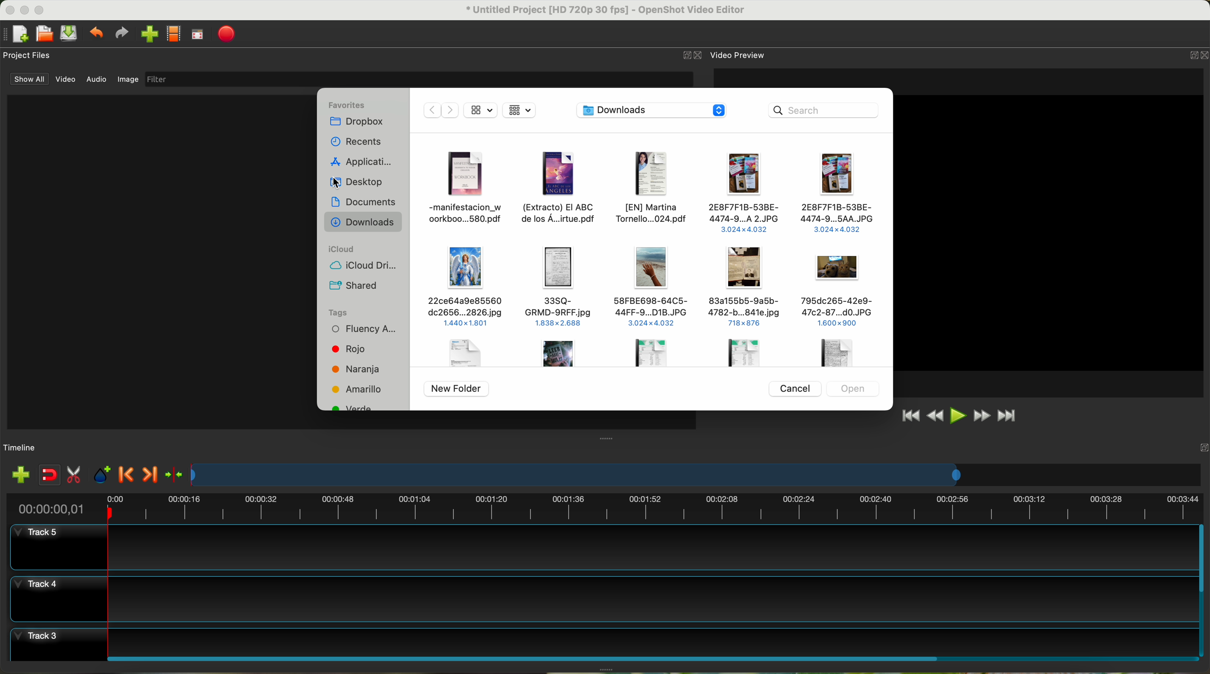 The width and height of the screenshot is (1210, 674). I want to click on maximize program, so click(41, 10).